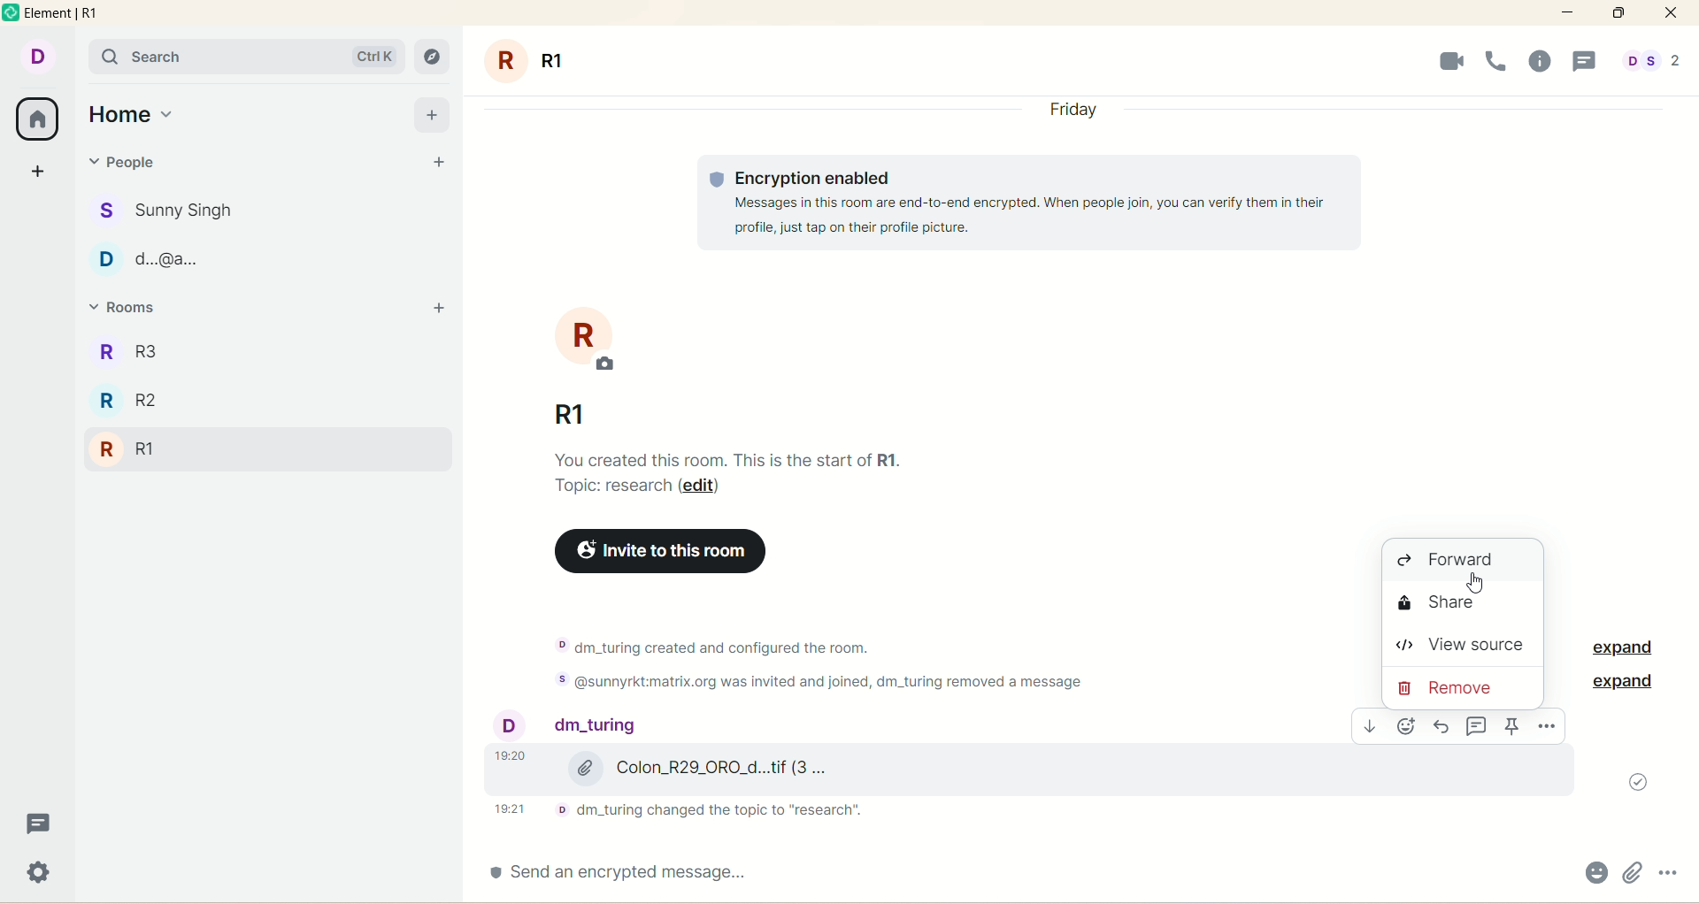  What do you see at coordinates (1463, 647) in the screenshot?
I see `view source` at bounding box center [1463, 647].